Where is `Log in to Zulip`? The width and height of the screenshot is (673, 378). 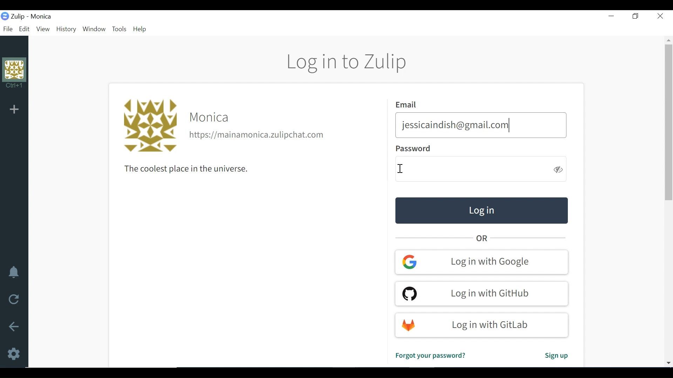 Log in to Zulip is located at coordinates (348, 63).